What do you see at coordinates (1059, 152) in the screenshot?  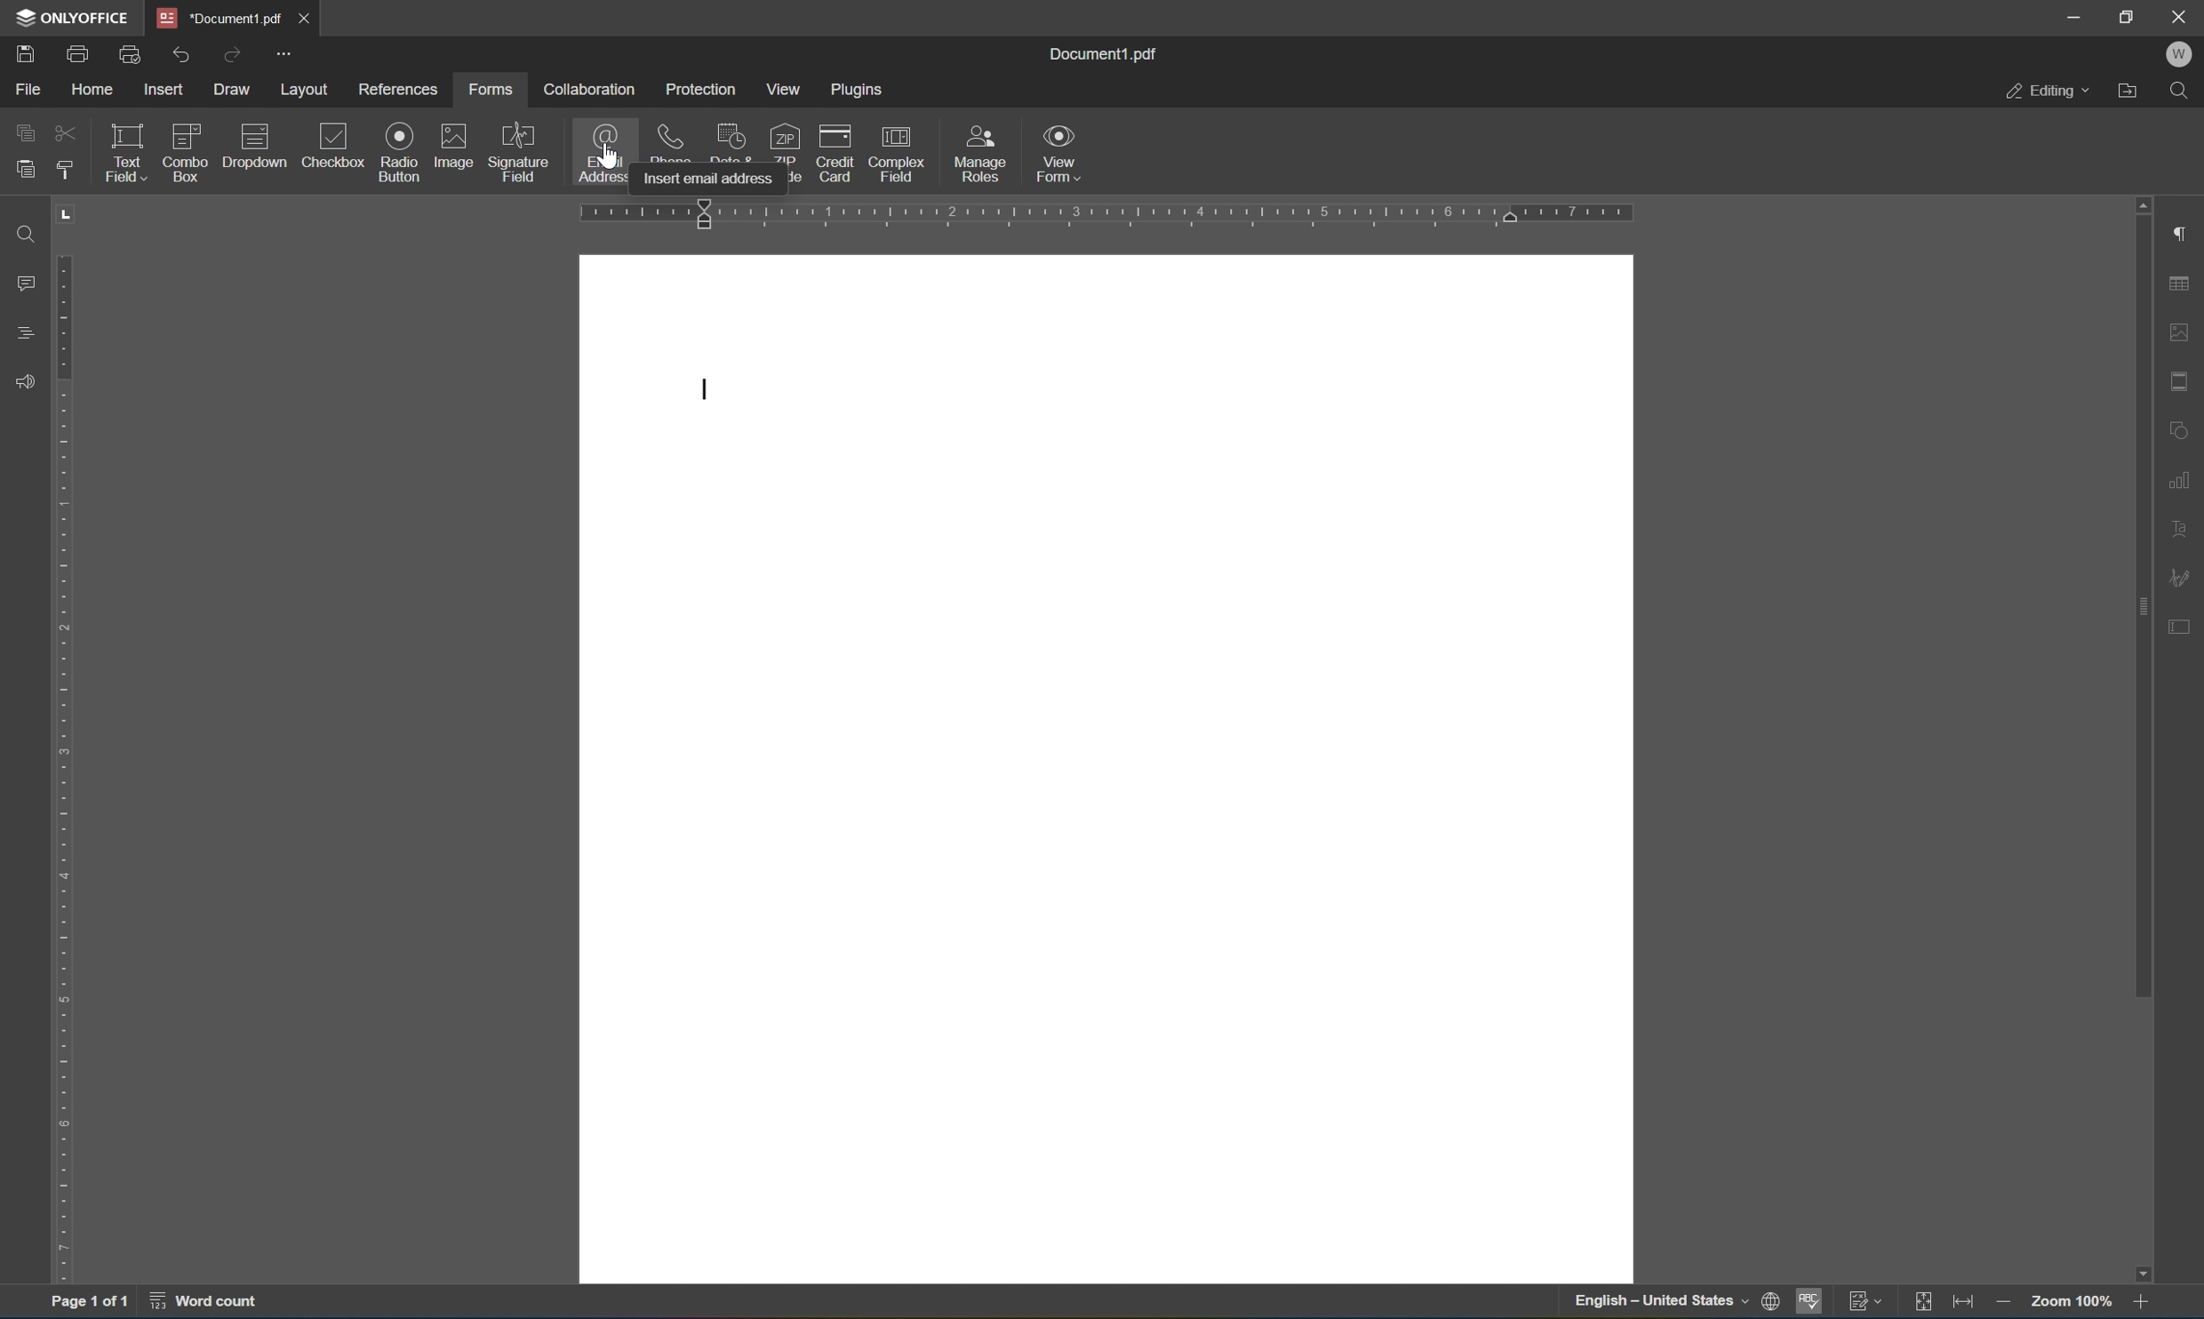 I see `view form` at bounding box center [1059, 152].